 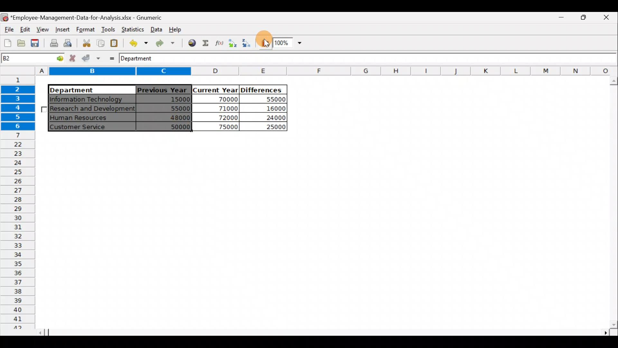 What do you see at coordinates (5, 17) in the screenshot?
I see `Gnumeric logo` at bounding box center [5, 17].